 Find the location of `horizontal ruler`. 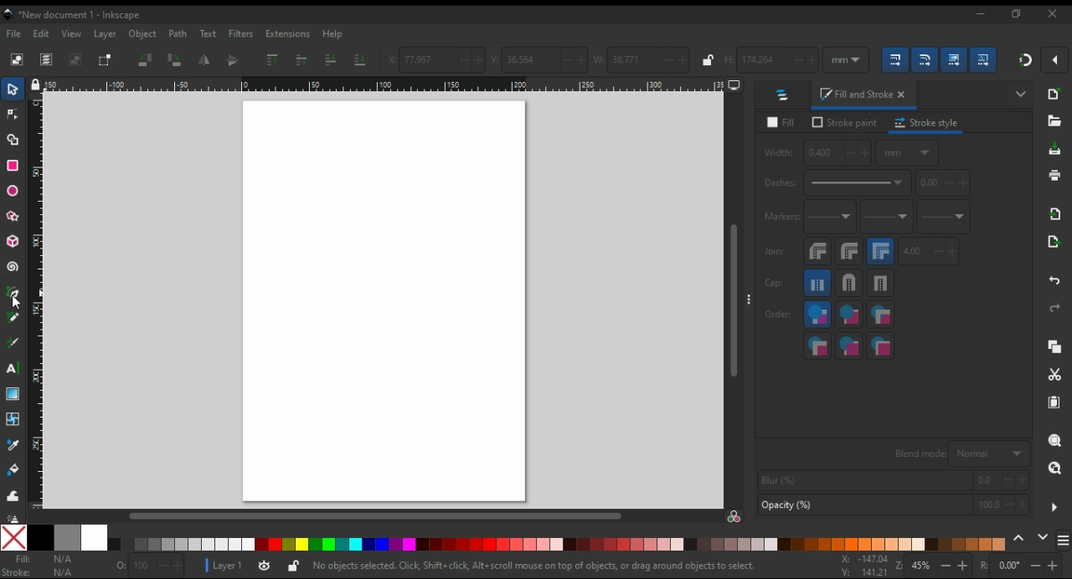

horizontal ruler is located at coordinates (386, 85).